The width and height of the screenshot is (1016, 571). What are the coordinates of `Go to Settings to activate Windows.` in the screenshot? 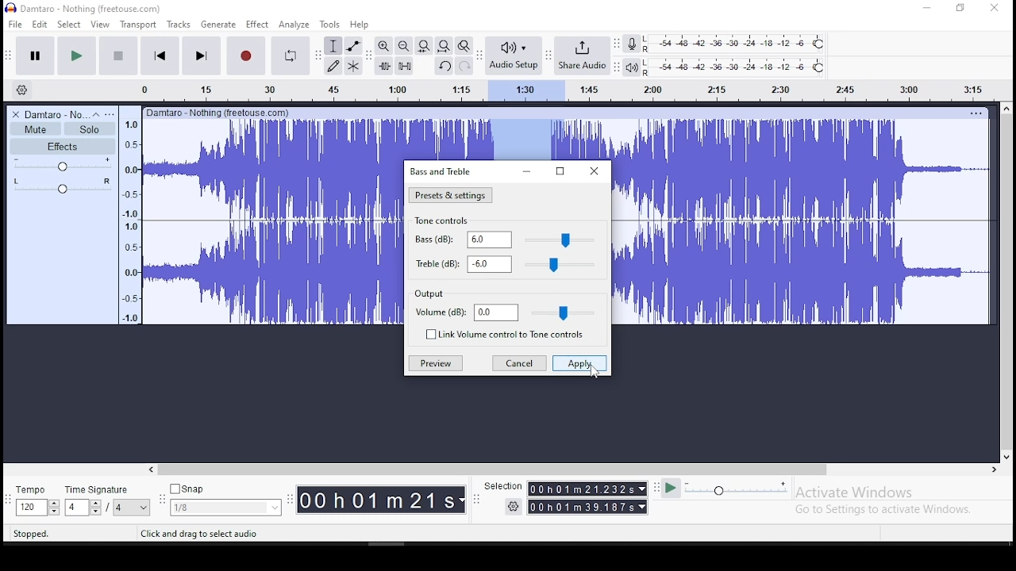 It's located at (886, 509).